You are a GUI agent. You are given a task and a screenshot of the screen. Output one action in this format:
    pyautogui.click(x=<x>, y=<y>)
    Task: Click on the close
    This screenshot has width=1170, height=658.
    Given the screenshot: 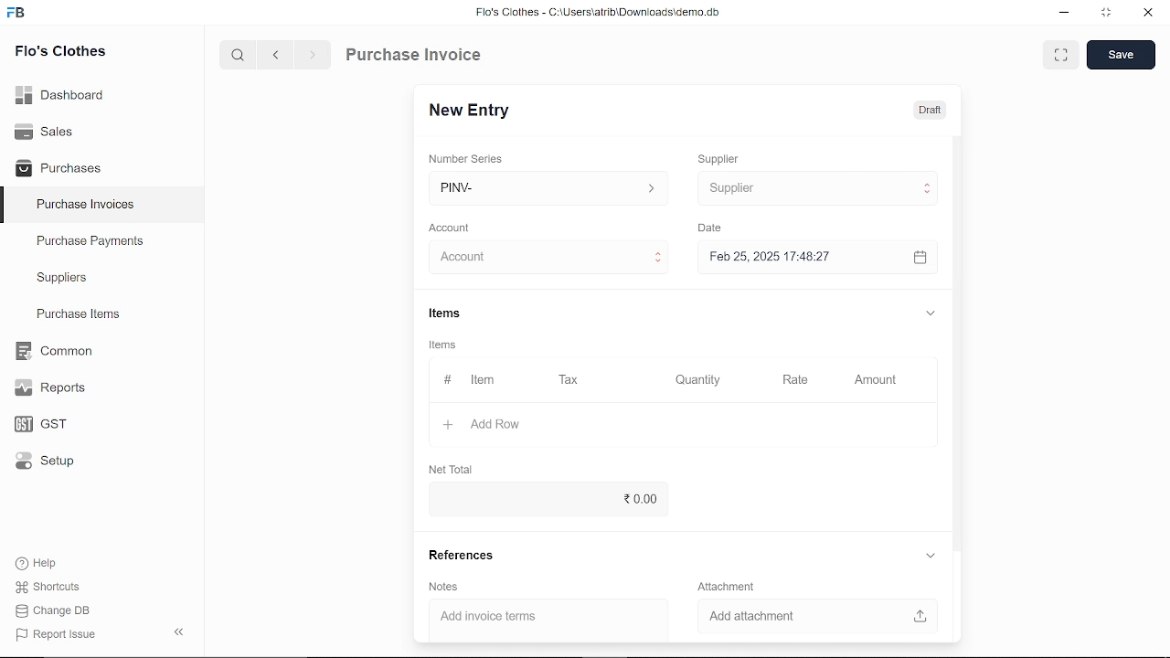 What is the action you would take?
    pyautogui.click(x=1146, y=15)
    